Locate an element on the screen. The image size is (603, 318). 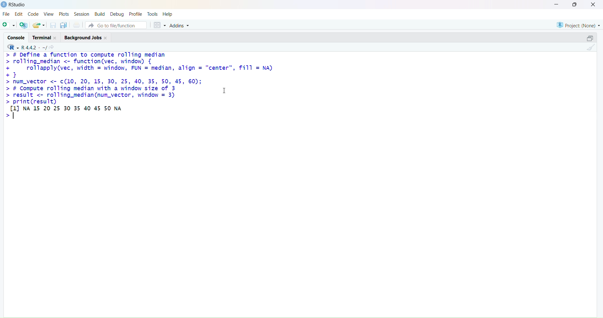
clean is located at coordinates (591, 47).